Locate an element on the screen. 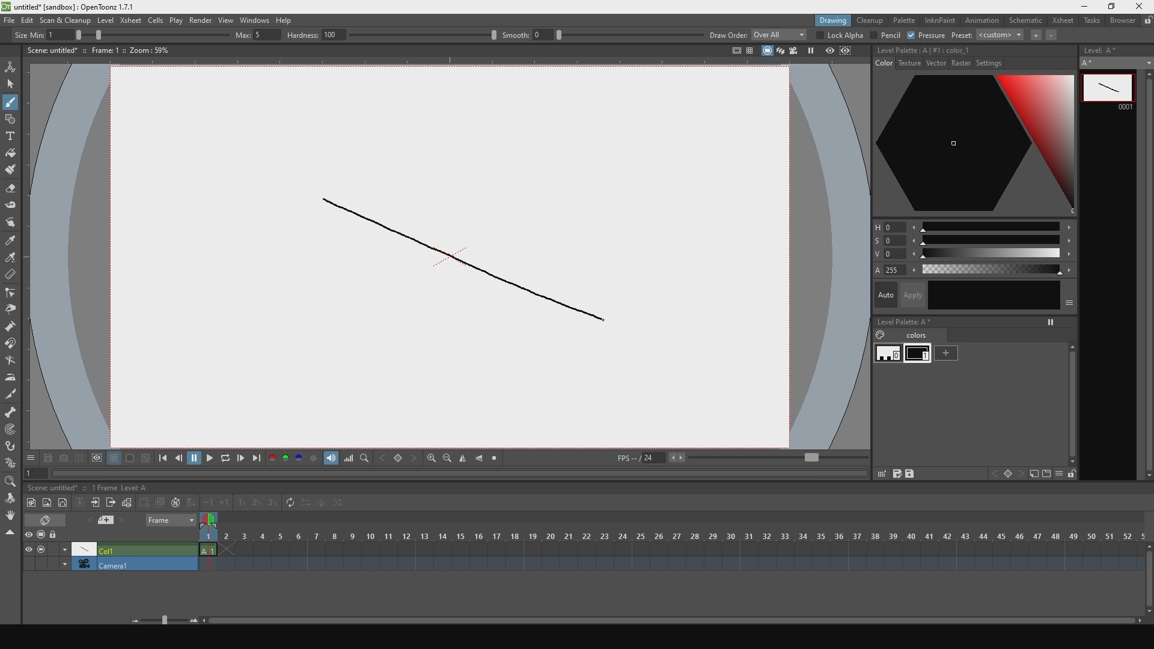 This screenshot has width=1154, height=649. replay is located at coordinates (227, 461).